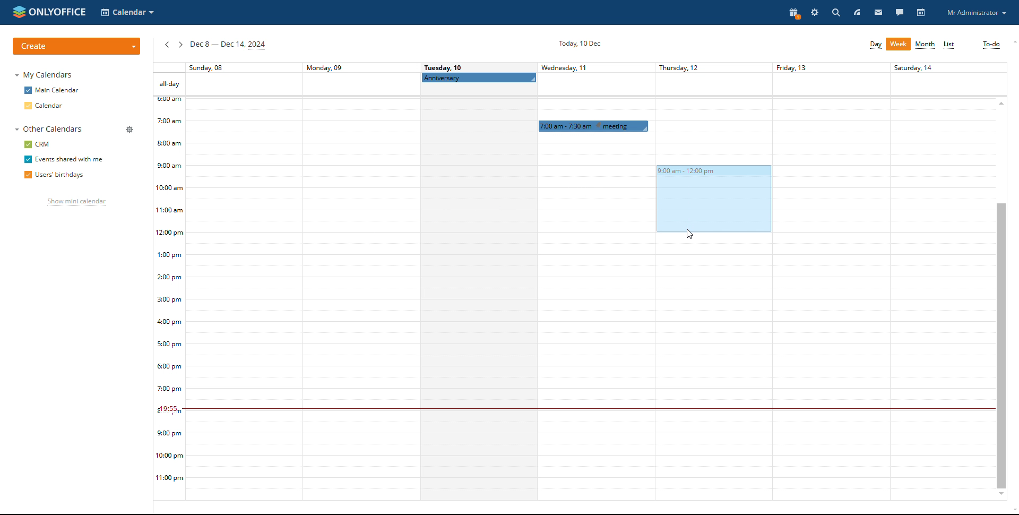 The width and height of the screenshot is (1019, 515). What do you see at coordinates (572, 67) in the screenshot?
I see `Wednesday, 11` at bounding box center [572, 67].